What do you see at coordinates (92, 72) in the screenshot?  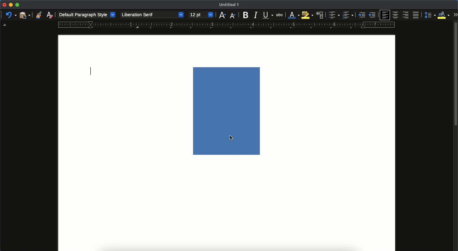 I see `typing` at bounding box center [92, 72].